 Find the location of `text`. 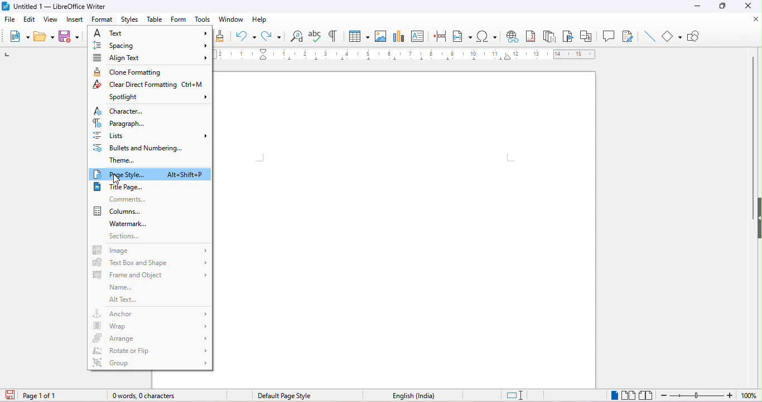

text is located at coordinates (153, 33).